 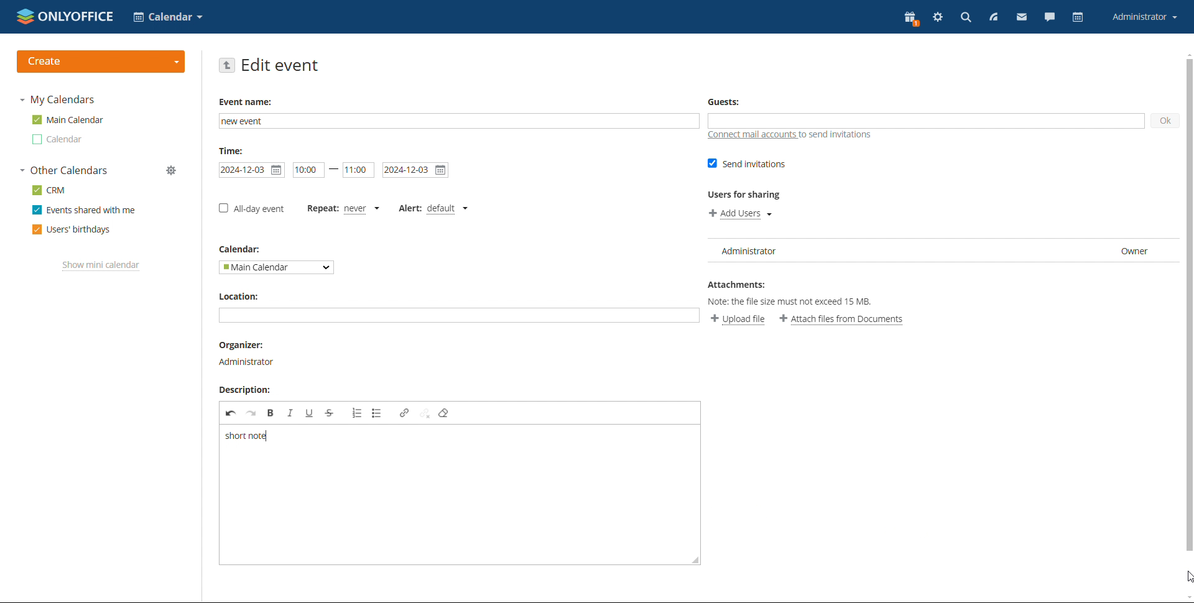 What do you see at coordinates (966, 18) in the screenshot?
I see `search` at bounding box center [966, 18].